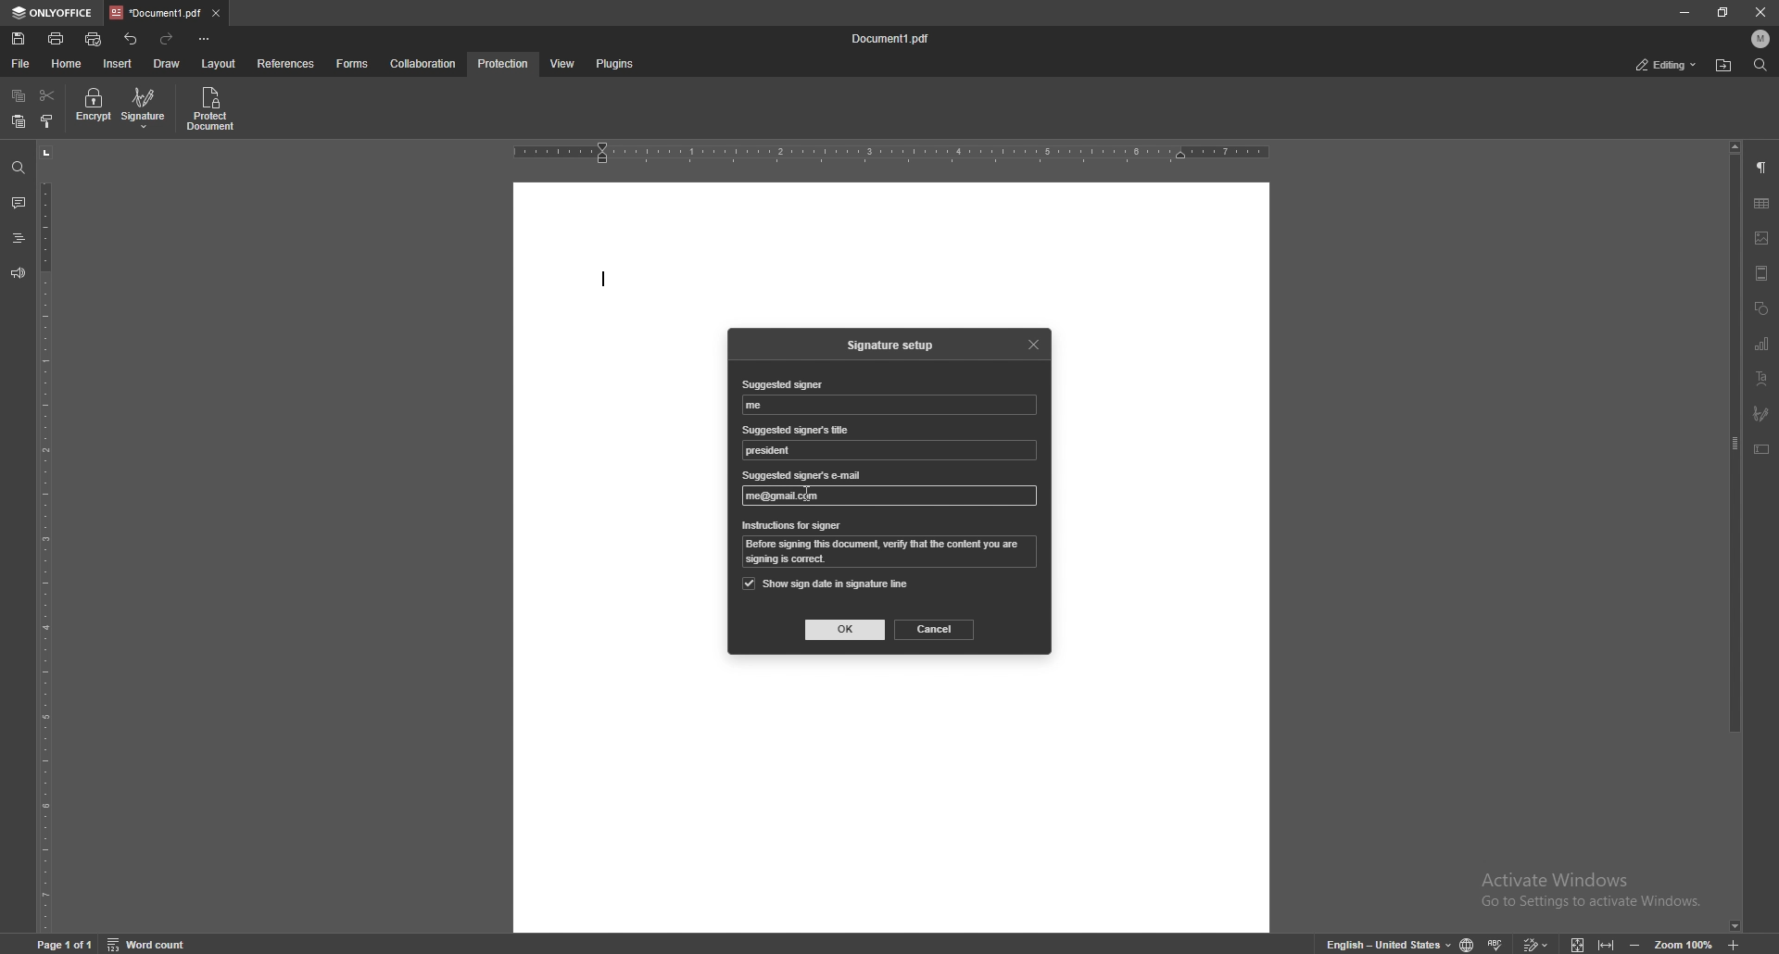 This screenshot has width=1779, height=954. I want to click on suggested email, so click(892, 495).